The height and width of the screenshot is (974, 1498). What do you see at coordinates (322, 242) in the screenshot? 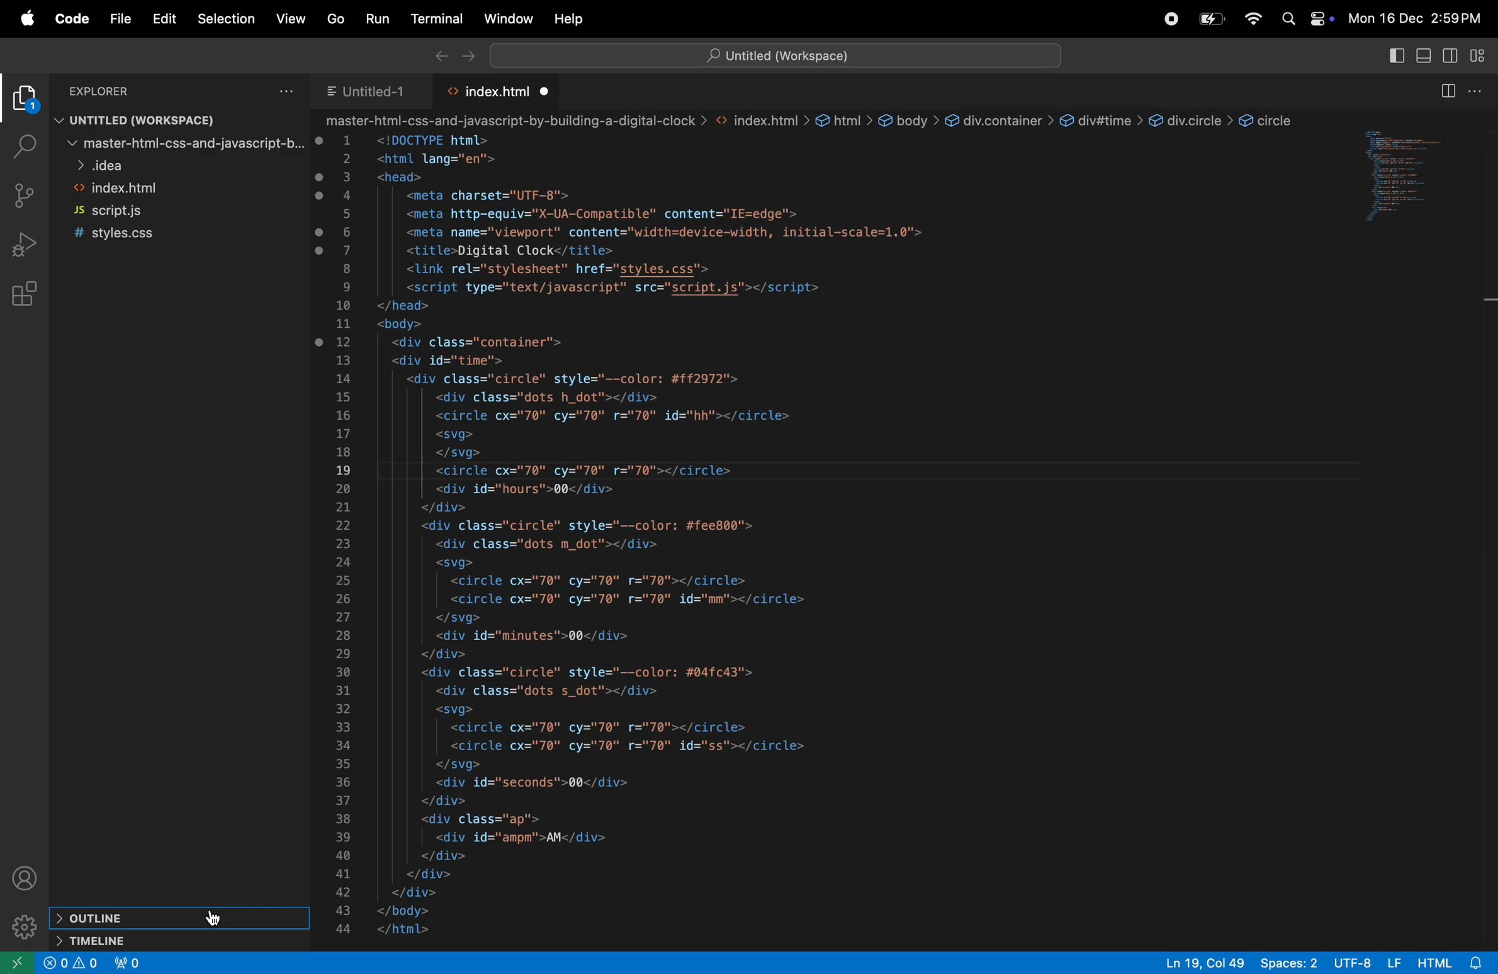
I see `unsaved changes made` at bounding box center [322, 242].